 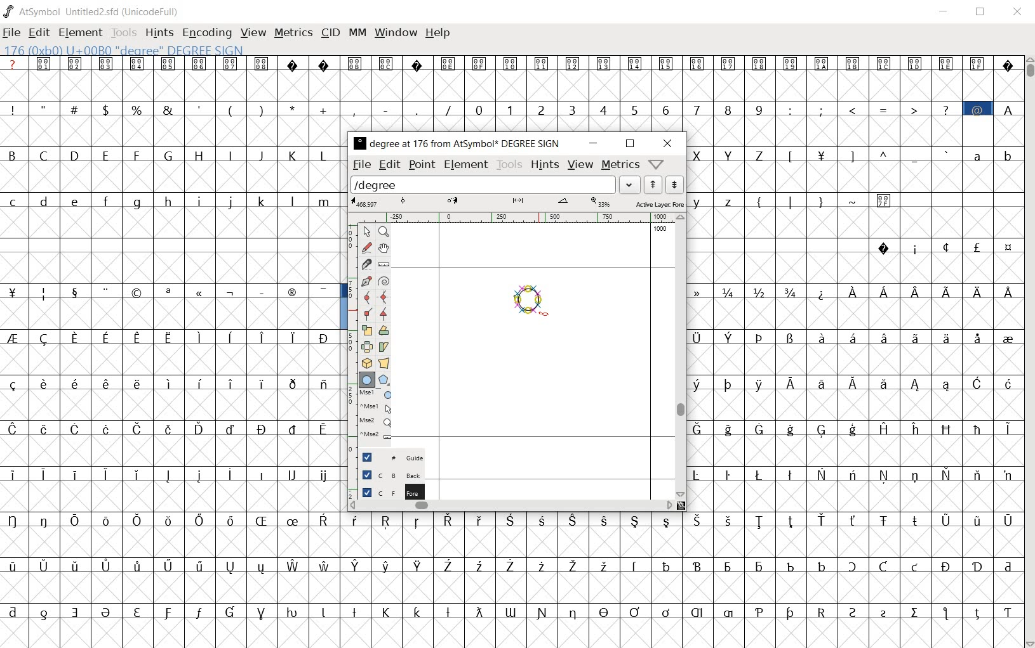 What do you see at coordinates (172, 154) in the screenshot?
I see `capital letters B - Z` at bounding box center [172, 154].